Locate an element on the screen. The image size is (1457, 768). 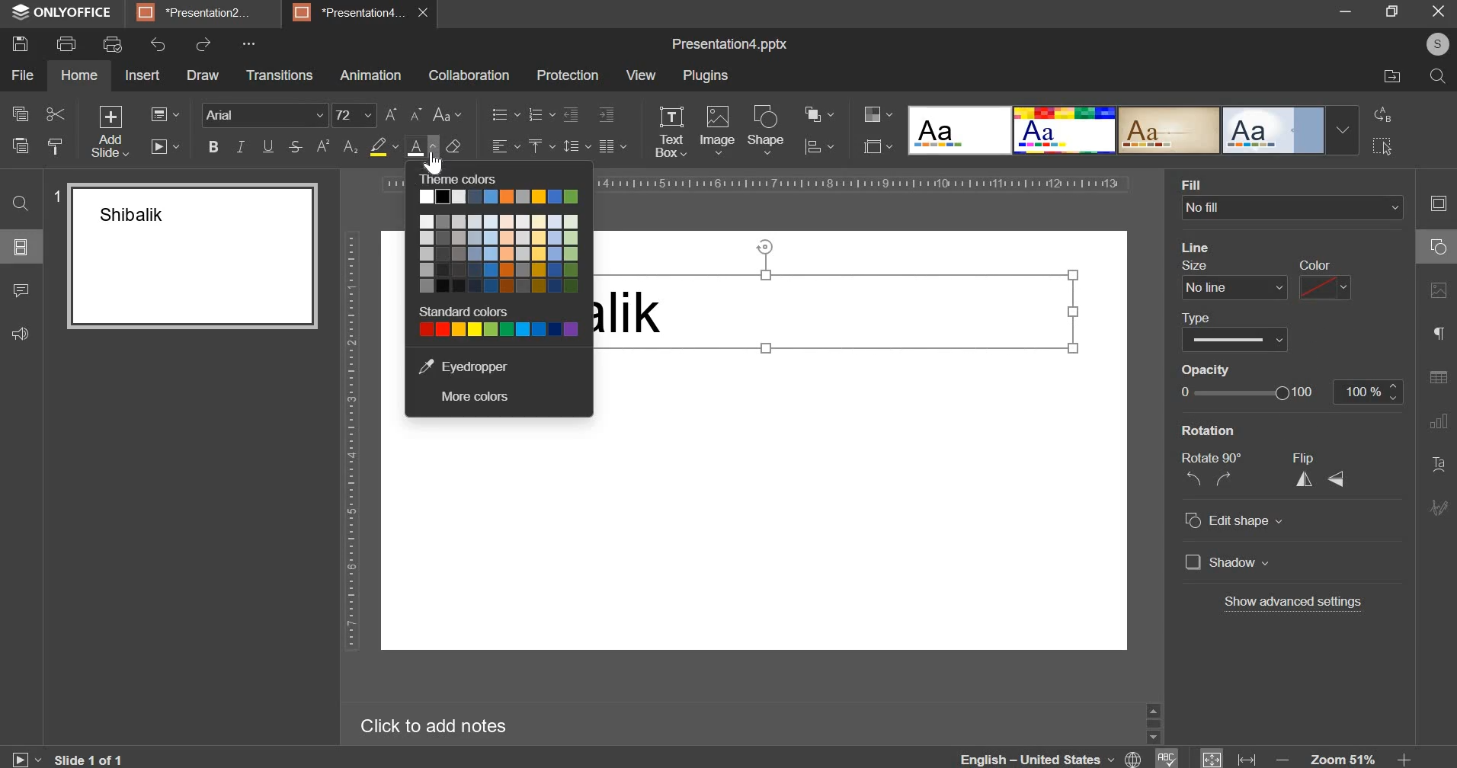
draw is located at coordinates (202, 75).